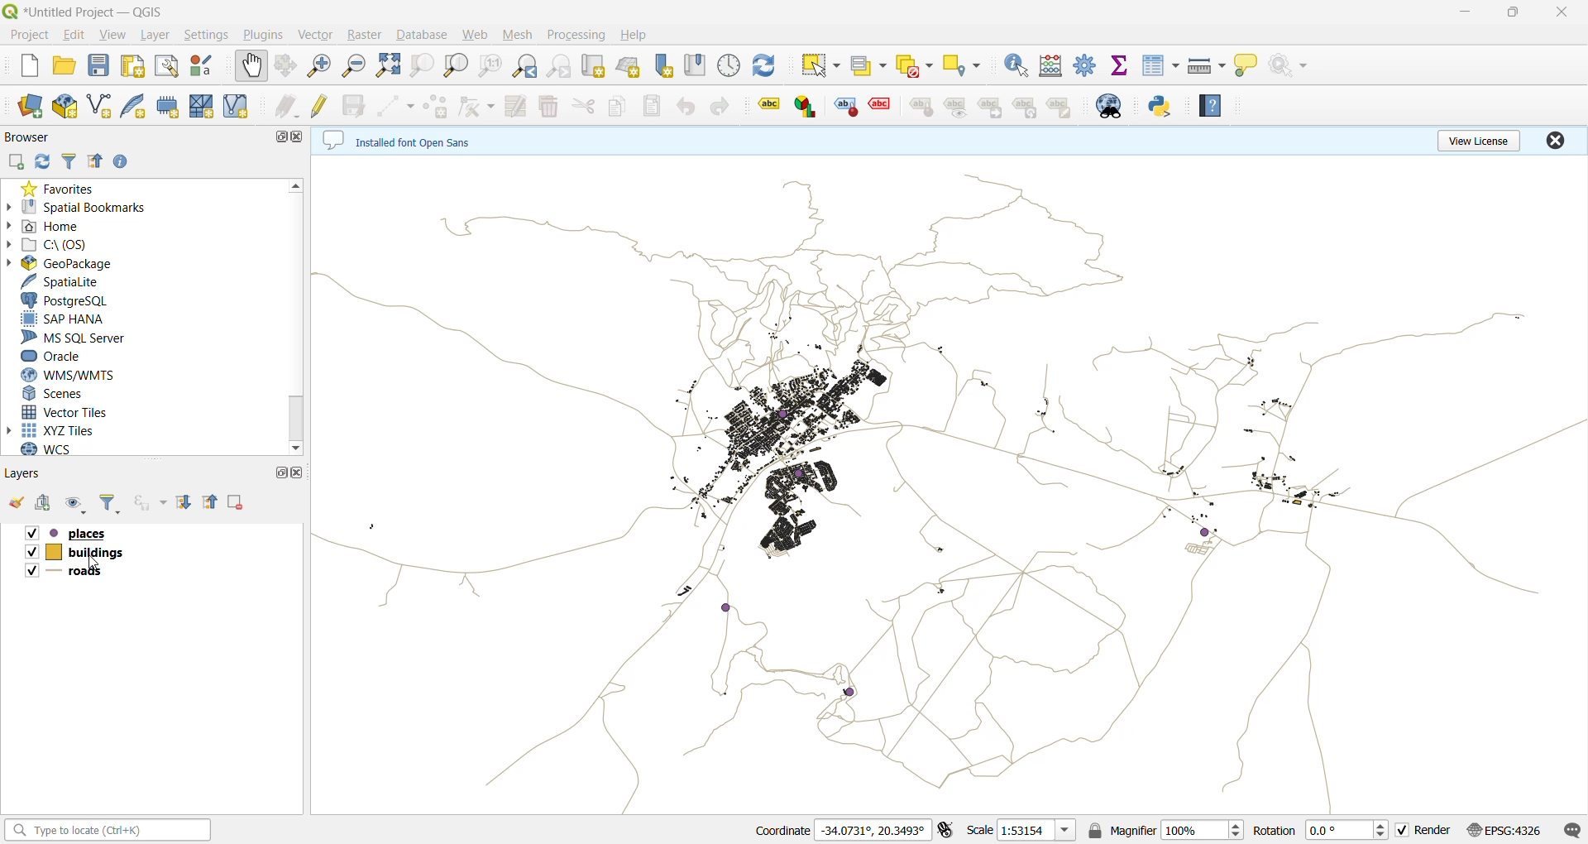 The height and width of the screenshot is (844, 1588). Describe the element at coordinates (686, 108) in the screenshot. I see `undo` at that location.